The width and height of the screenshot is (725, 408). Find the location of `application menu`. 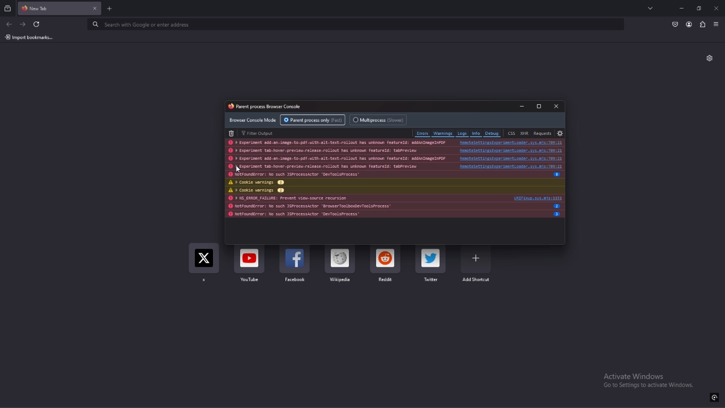

application menu is located at coordinates (717, 25).